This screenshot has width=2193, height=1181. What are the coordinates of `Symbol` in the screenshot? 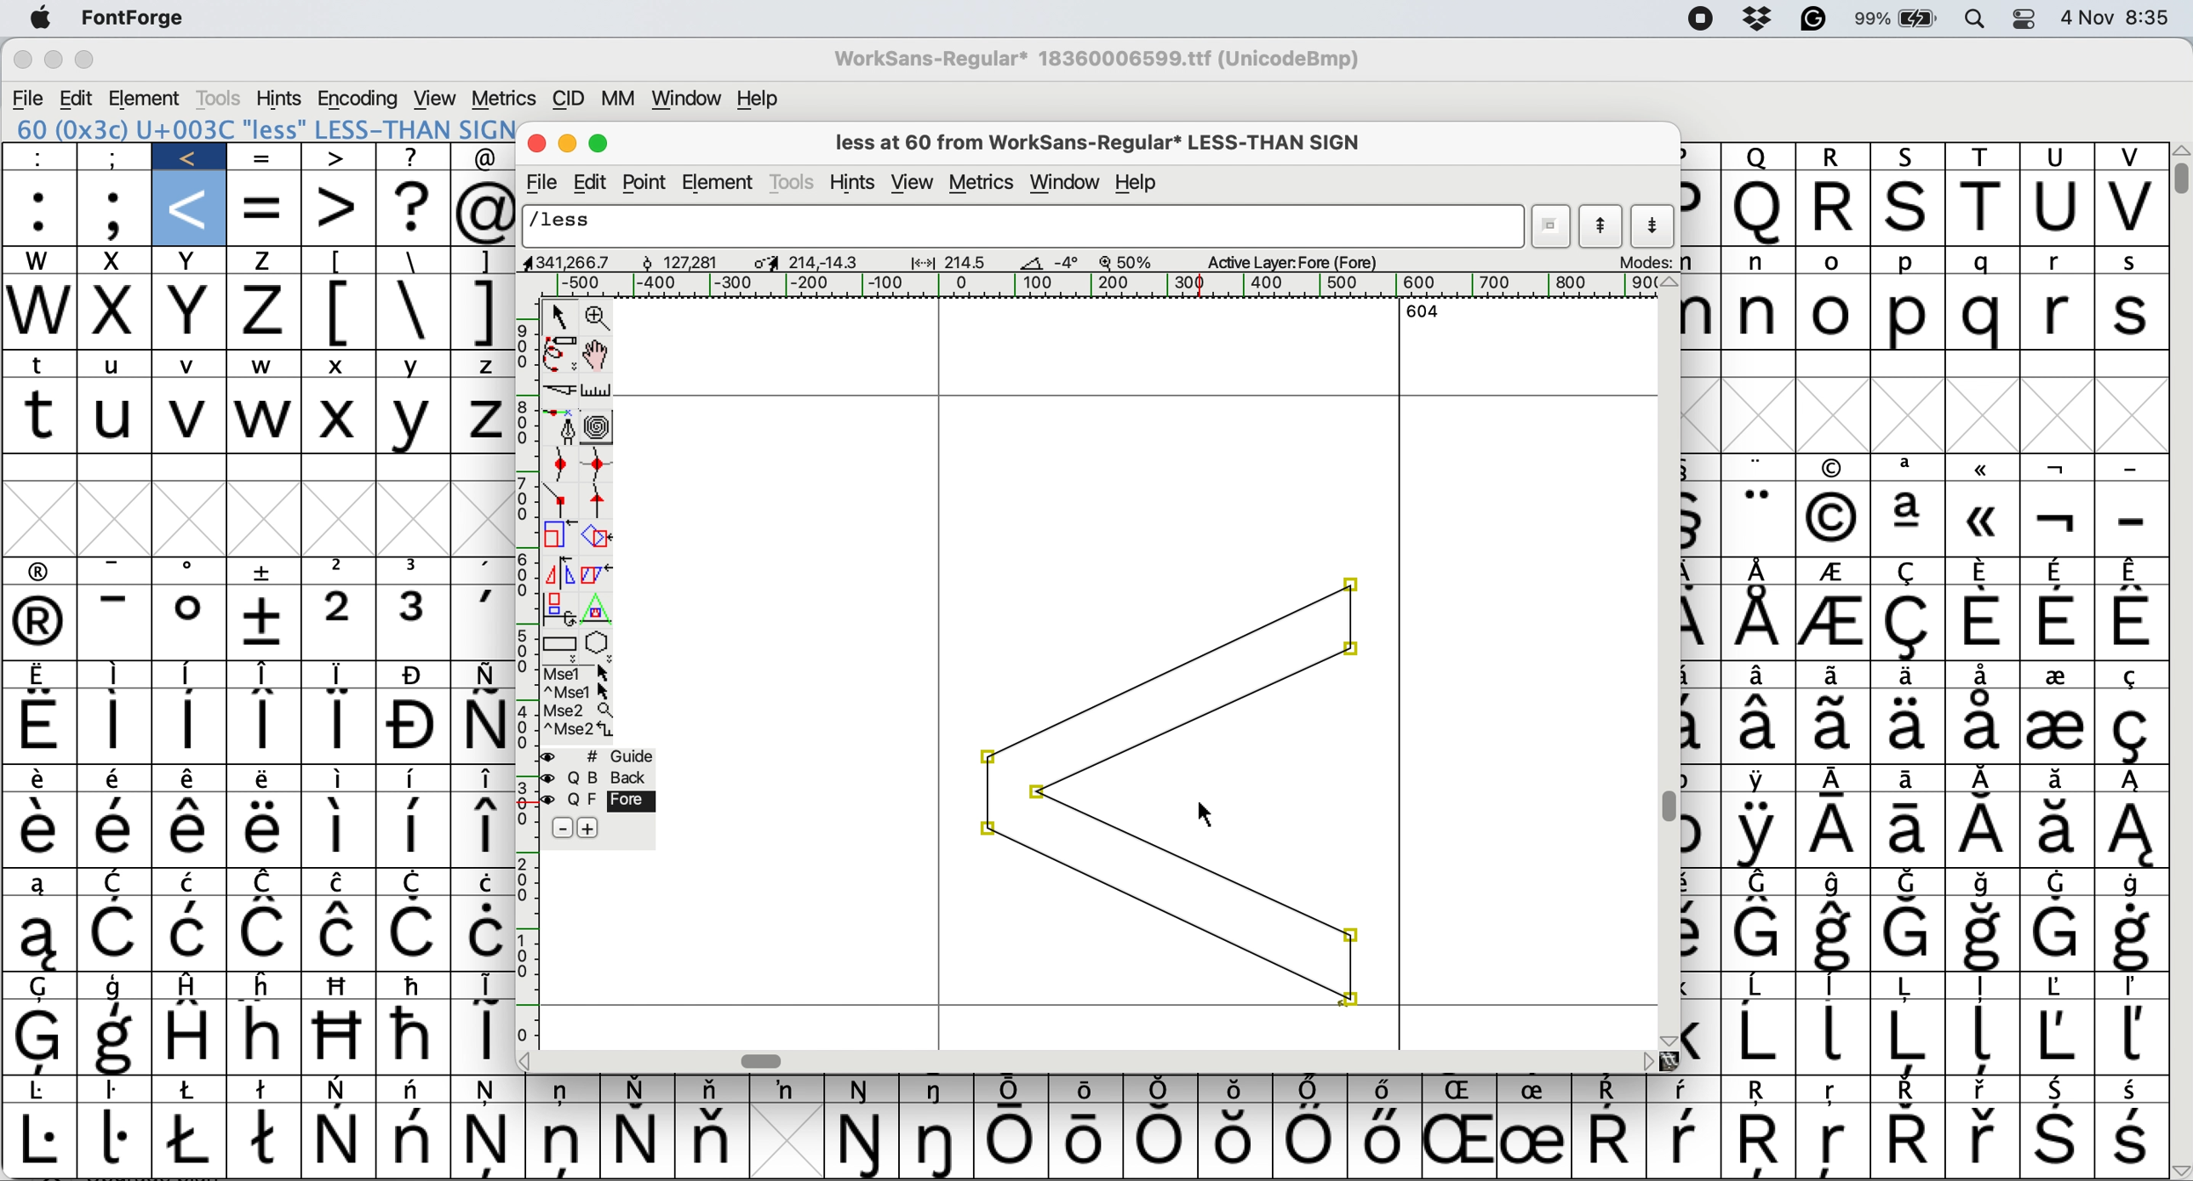 It's located at (2132, 1140).